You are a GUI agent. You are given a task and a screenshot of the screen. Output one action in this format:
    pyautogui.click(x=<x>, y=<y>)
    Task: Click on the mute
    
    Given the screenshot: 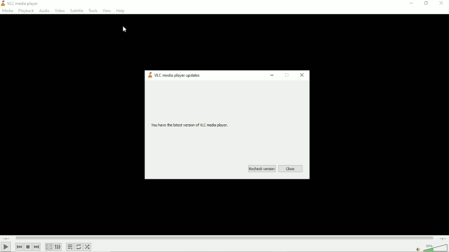 What is the action you would take?
    pyautogui.click(x=418, y=249)
    